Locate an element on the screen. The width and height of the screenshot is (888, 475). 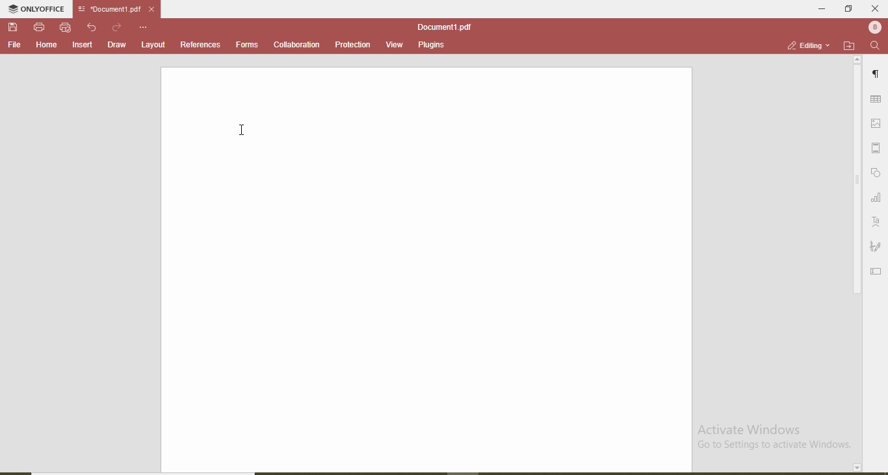
table is located at coordinates (876, 100).